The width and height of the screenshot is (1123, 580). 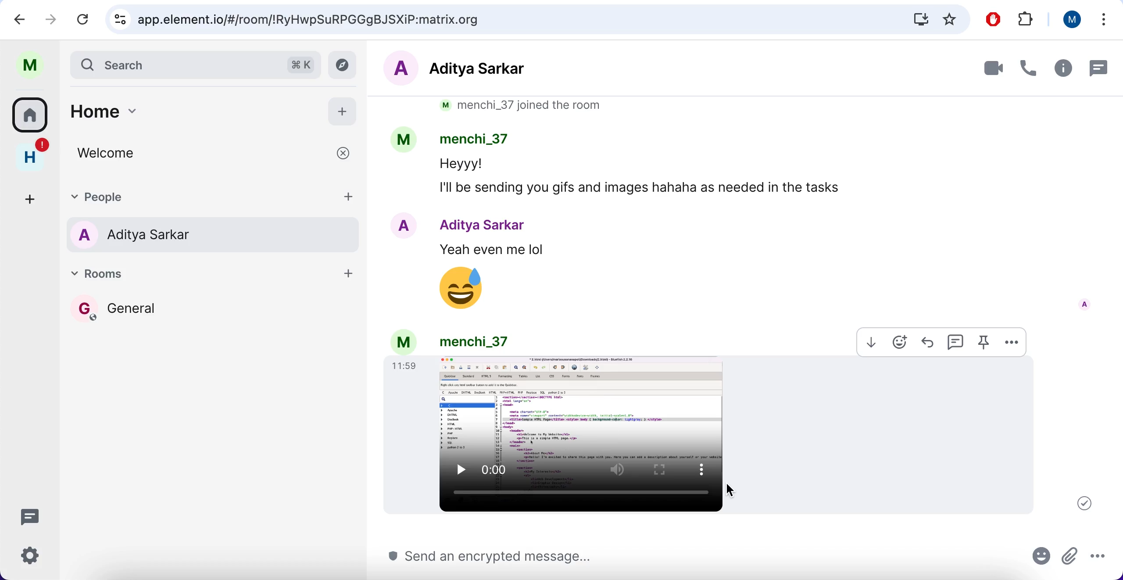 What do you see at coordinates (1012, 342) in the screenshot?
I see `options` at bounding box center [1012, 342].